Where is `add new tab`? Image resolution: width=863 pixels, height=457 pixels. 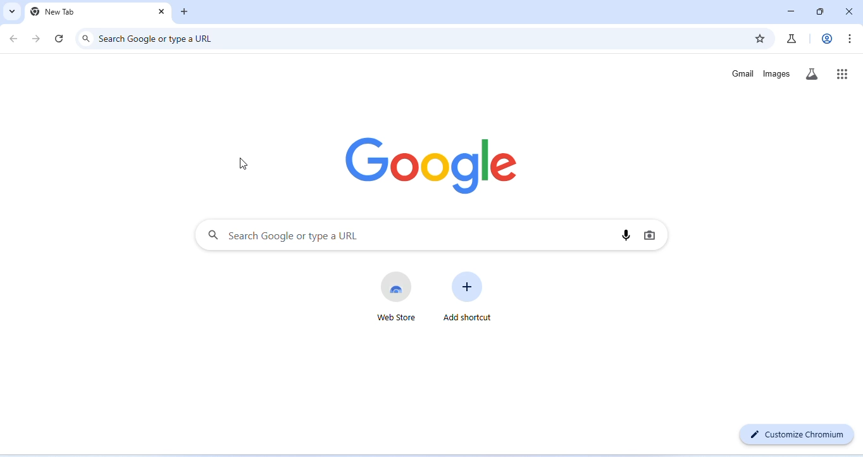 add new tab is located at coordinates (185, 13).